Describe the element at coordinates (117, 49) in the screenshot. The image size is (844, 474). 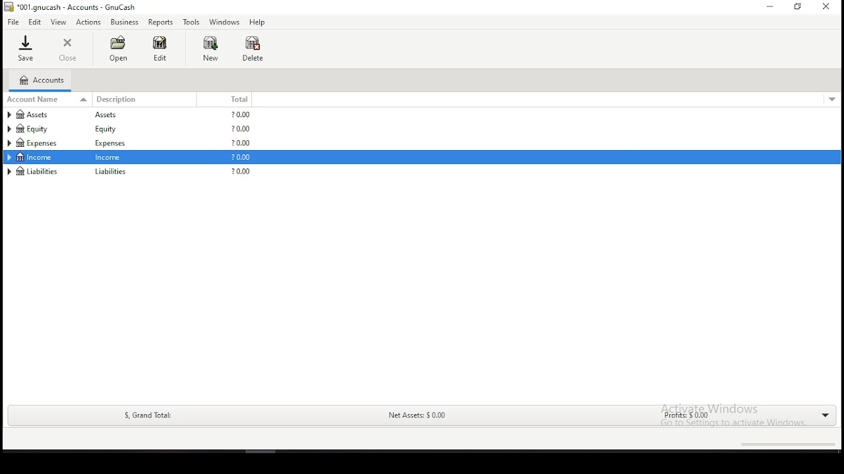
I see `open` at that location.